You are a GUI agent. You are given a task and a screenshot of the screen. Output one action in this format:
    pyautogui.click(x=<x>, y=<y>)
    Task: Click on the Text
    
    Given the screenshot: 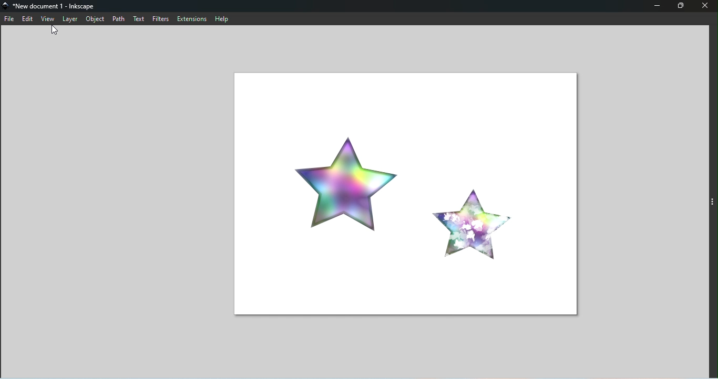 What is the action you would take?
    pyautogui.click(x=138, y=19)
    